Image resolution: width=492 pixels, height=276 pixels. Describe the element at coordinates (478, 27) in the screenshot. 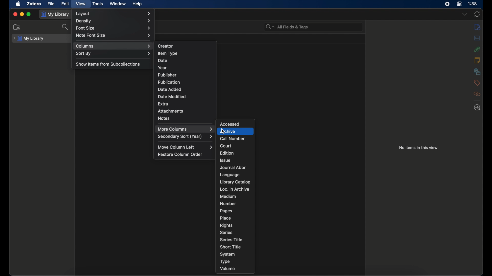

I see `info` at that location.